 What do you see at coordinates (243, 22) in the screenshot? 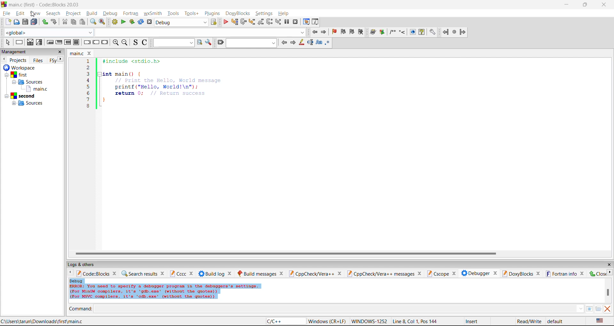
I see `next line` at bounding box center [243, 22].